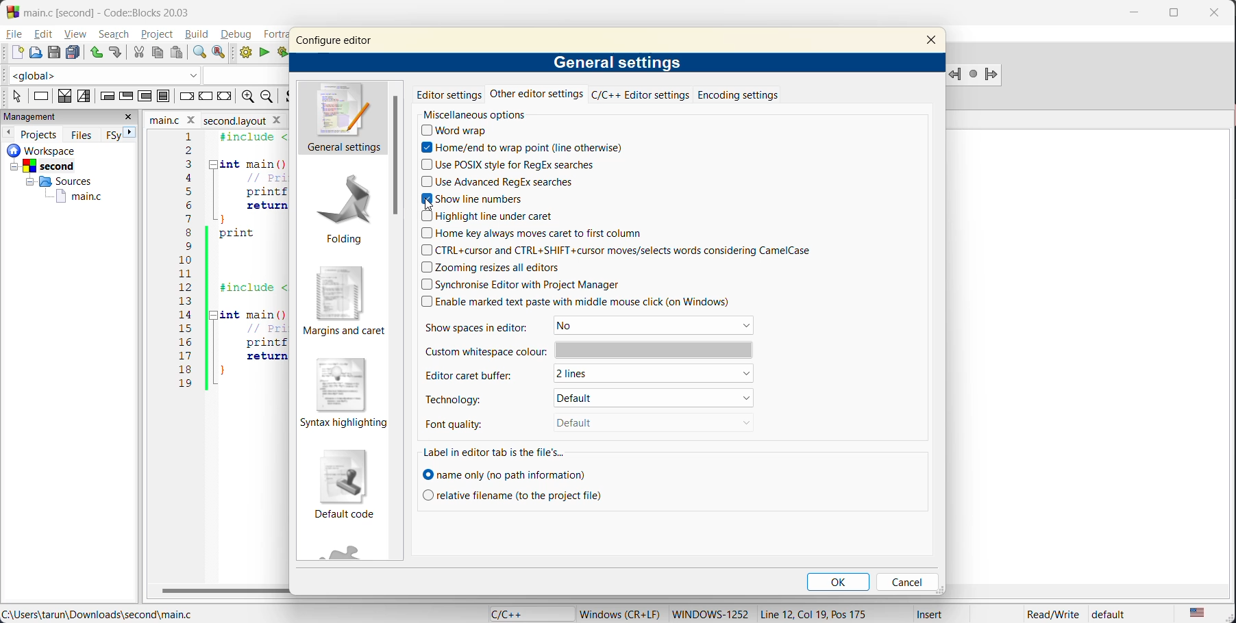  What do you see at coordinates (1217, 16) in the screenshot?
I see `close` at bounding box center [1217, 16].